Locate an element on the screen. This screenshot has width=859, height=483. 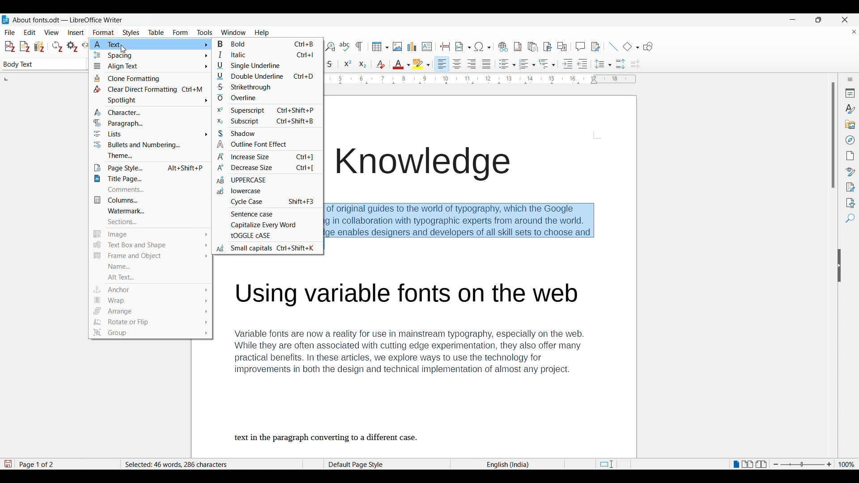
Unordered list is located at coordinates (507, 64).